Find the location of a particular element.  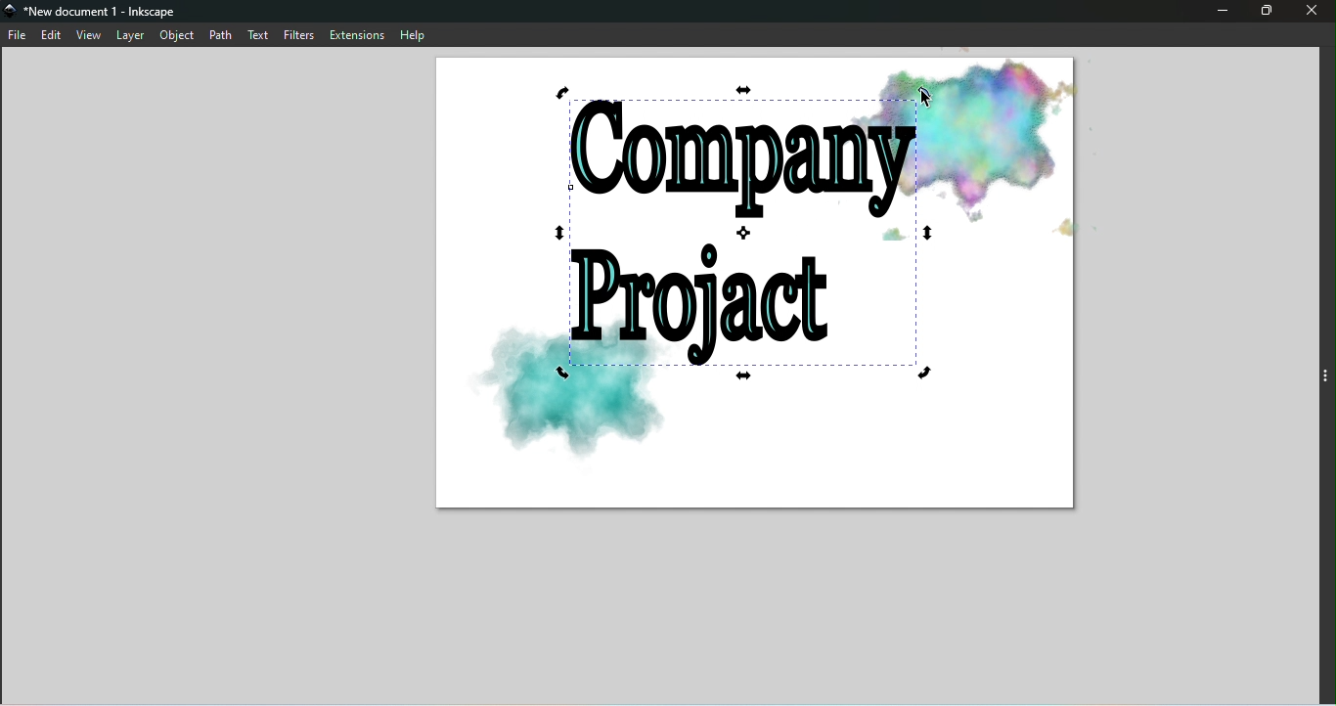

Object is located at coordinates (177, 36).